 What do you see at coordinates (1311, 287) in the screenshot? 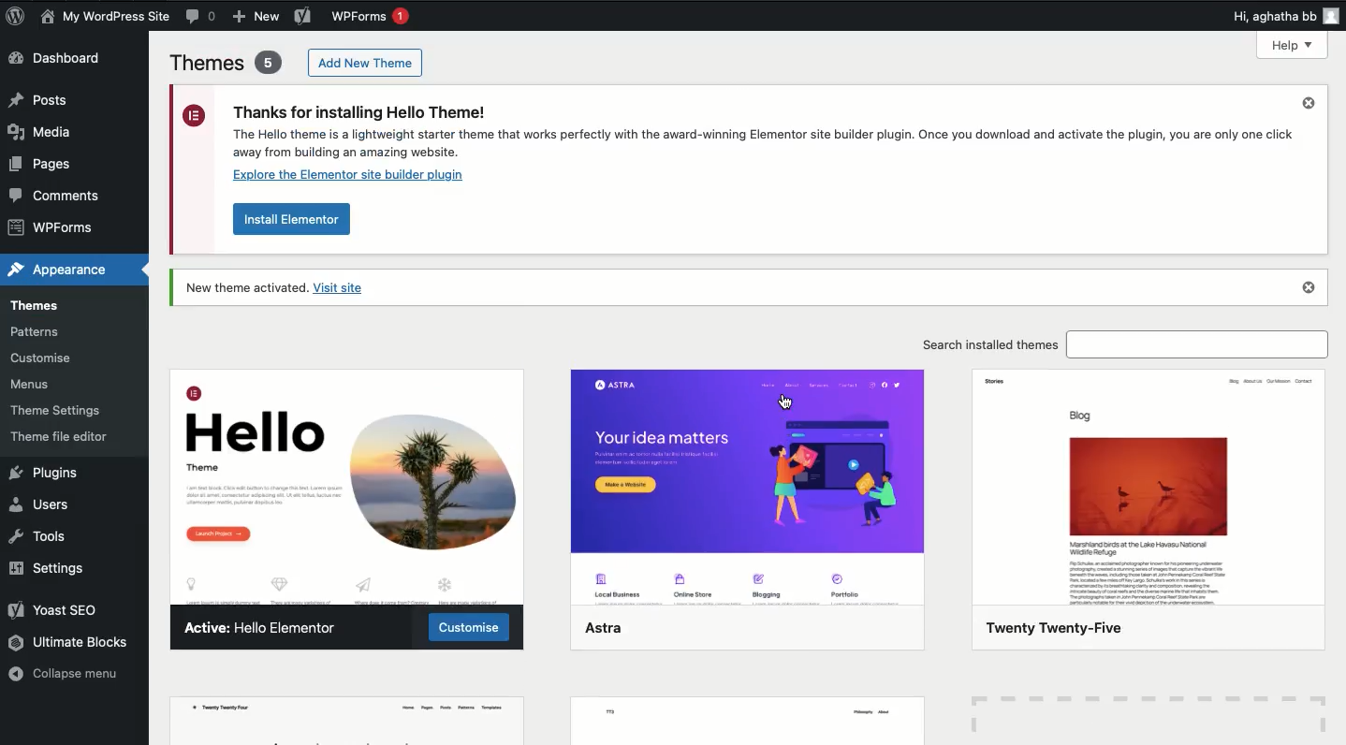
I see `Close` at bounding box center [1311, 287].